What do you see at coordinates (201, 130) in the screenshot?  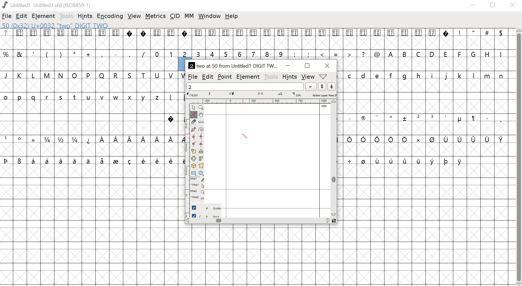 I see `spiro` at bounding box center [201, 130].